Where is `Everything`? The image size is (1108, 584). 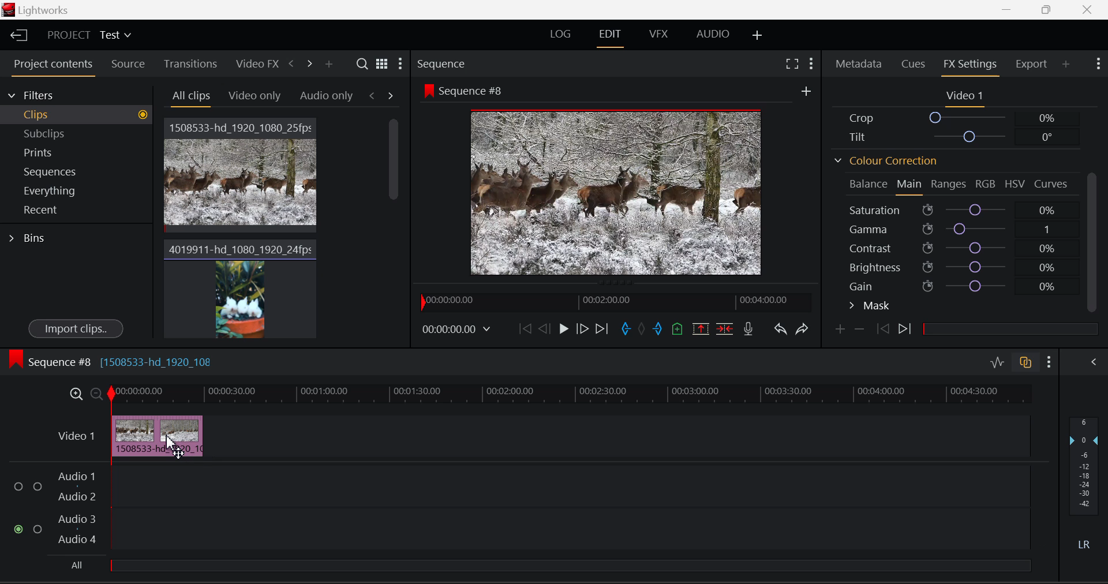 Everything is located at coordinates (83, 190).